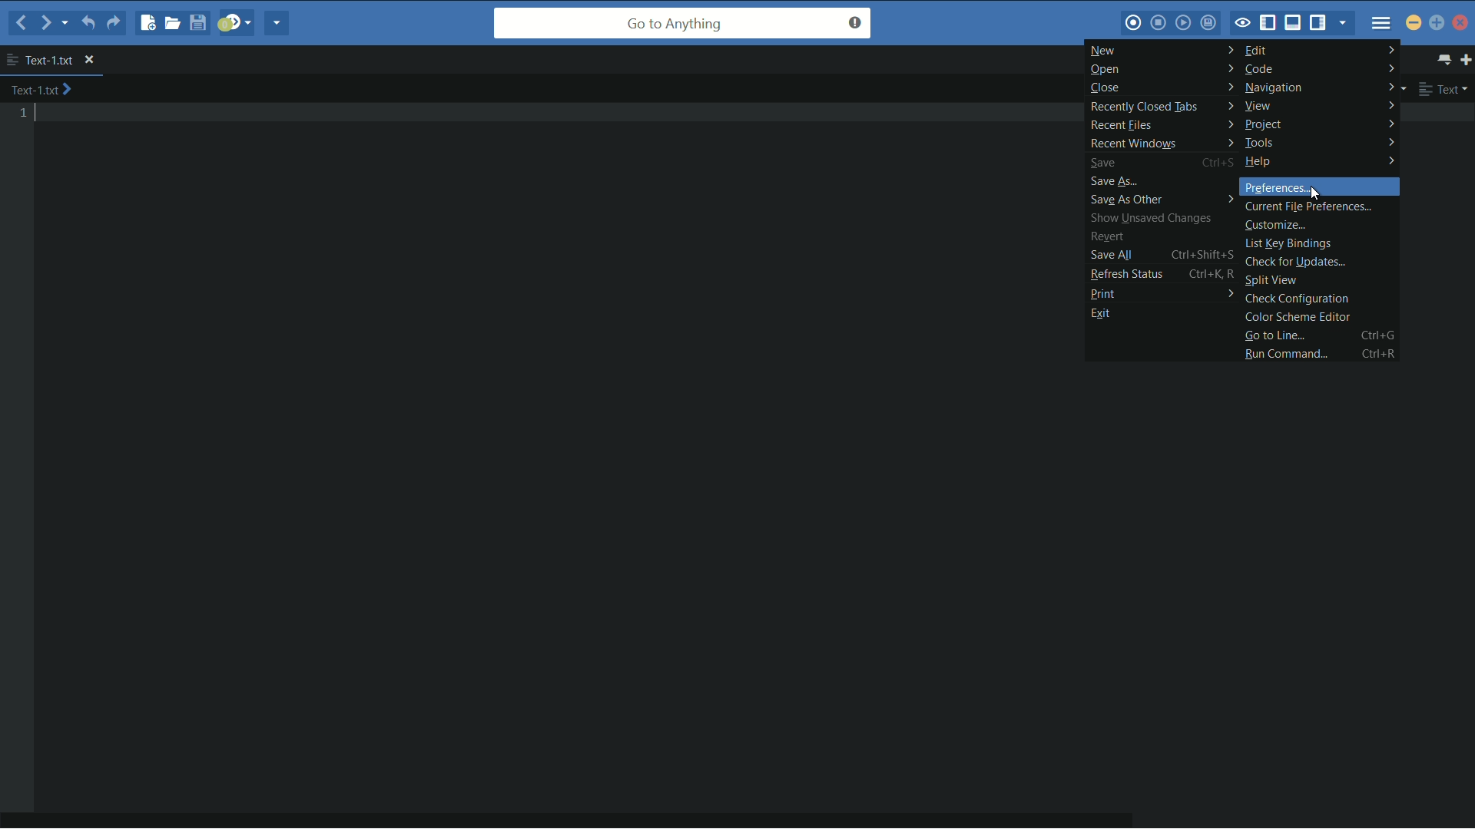 Image resolution: width=1475 pixels, height=829 pixels. I want to click on close file, so click(89, 61).